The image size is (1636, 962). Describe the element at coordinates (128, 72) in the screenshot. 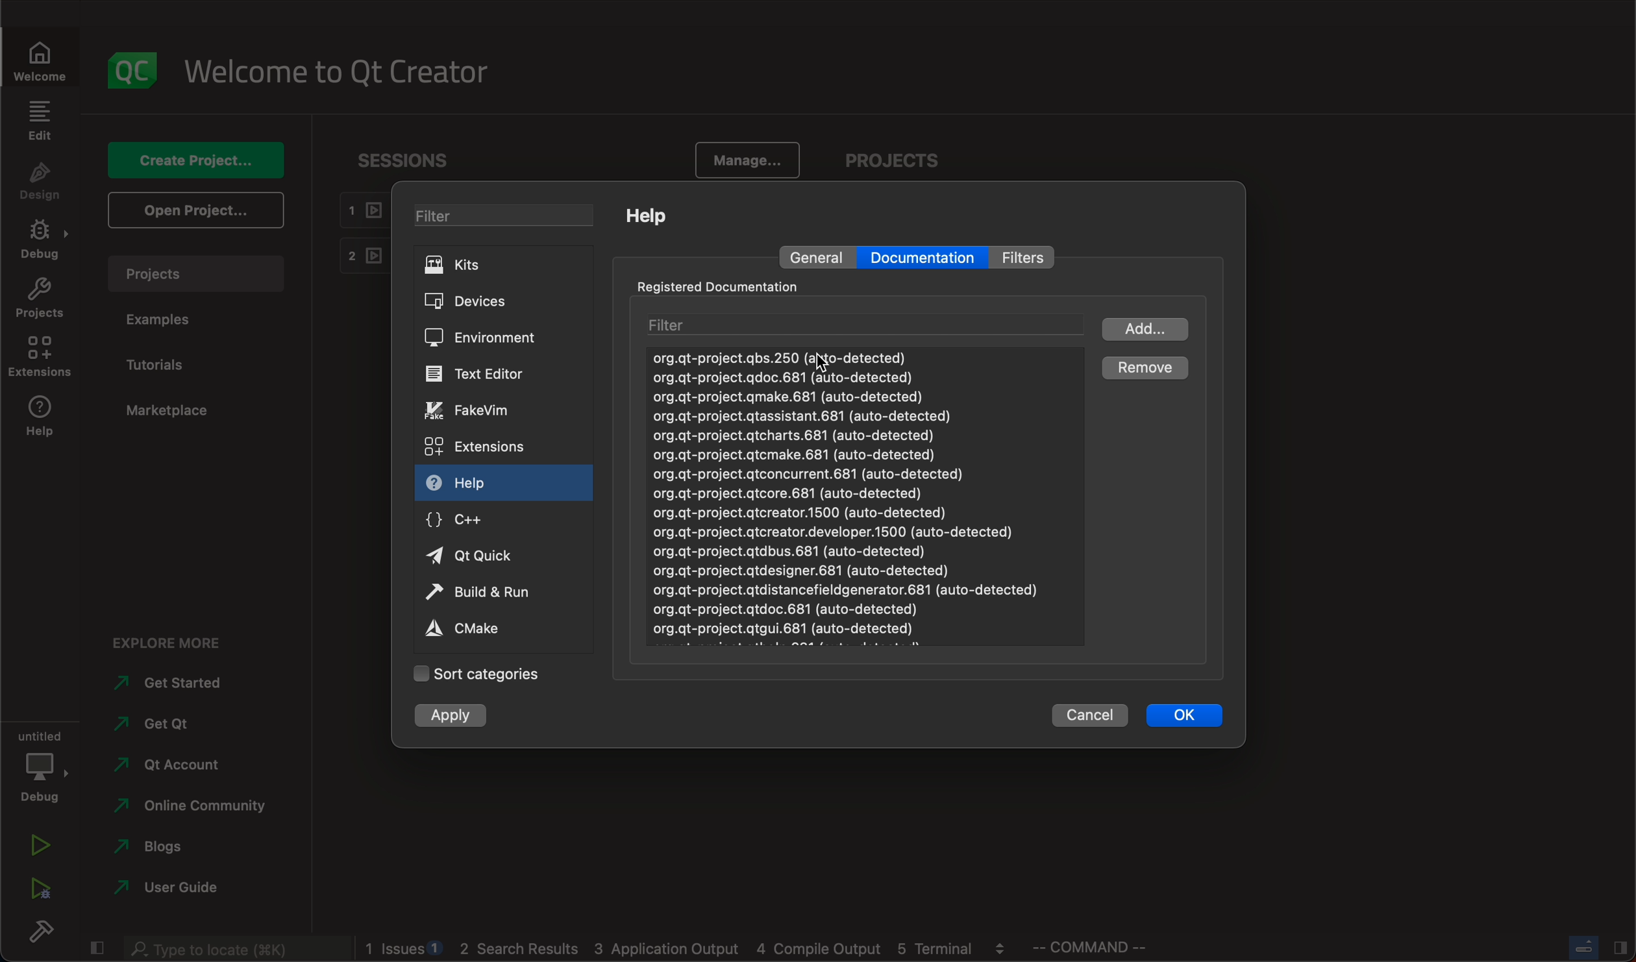

I see `logo` at that location.